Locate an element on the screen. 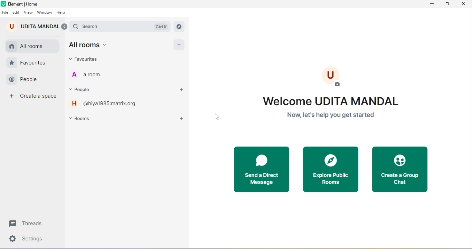 The height and width of the screenshot is (249, 472). start a direct message is located at coordinates (262, 168).